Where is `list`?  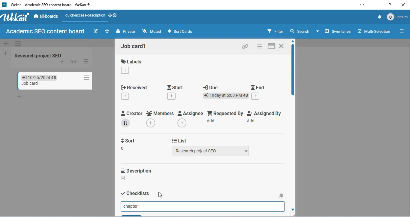
list is located at coordinates (180, 140).